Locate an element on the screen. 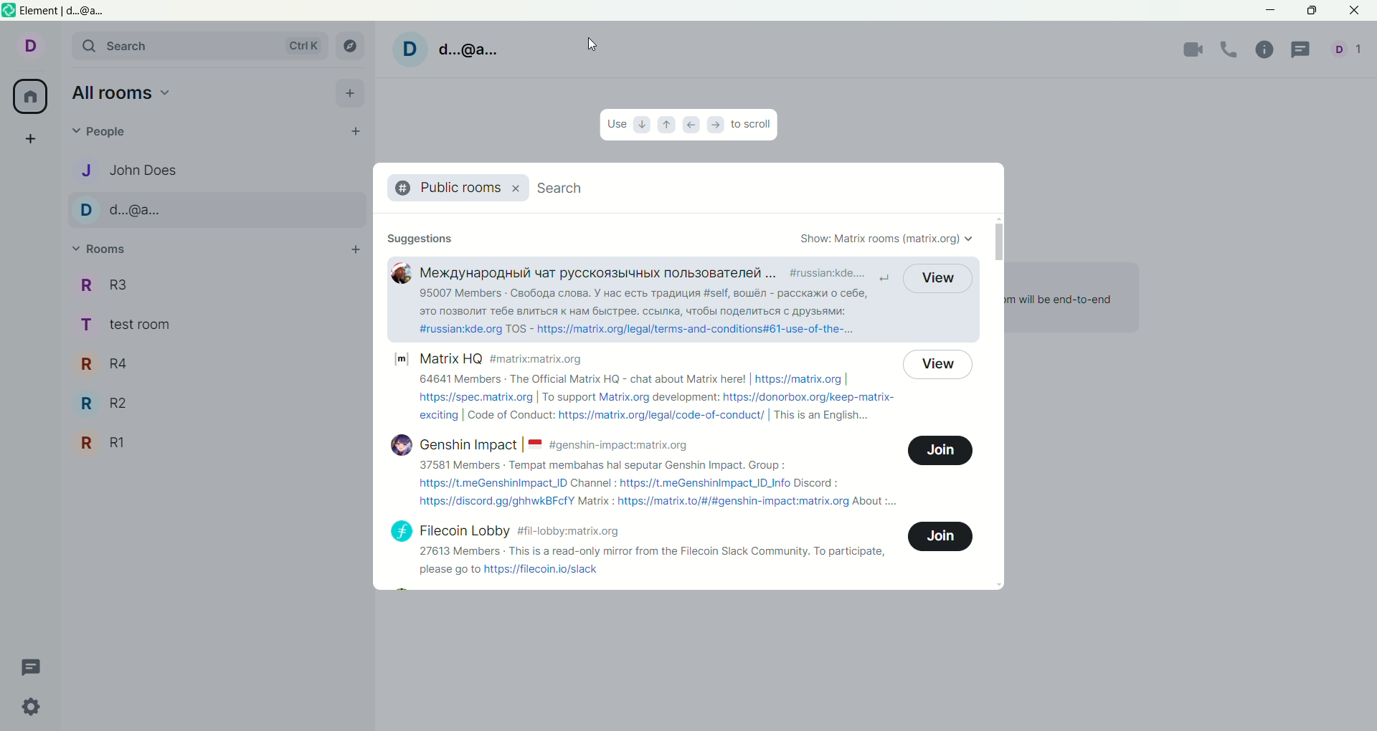 Image resolution: width=1377 pixels, height=731 pixels. rooms is located at coordinates (100, 251).